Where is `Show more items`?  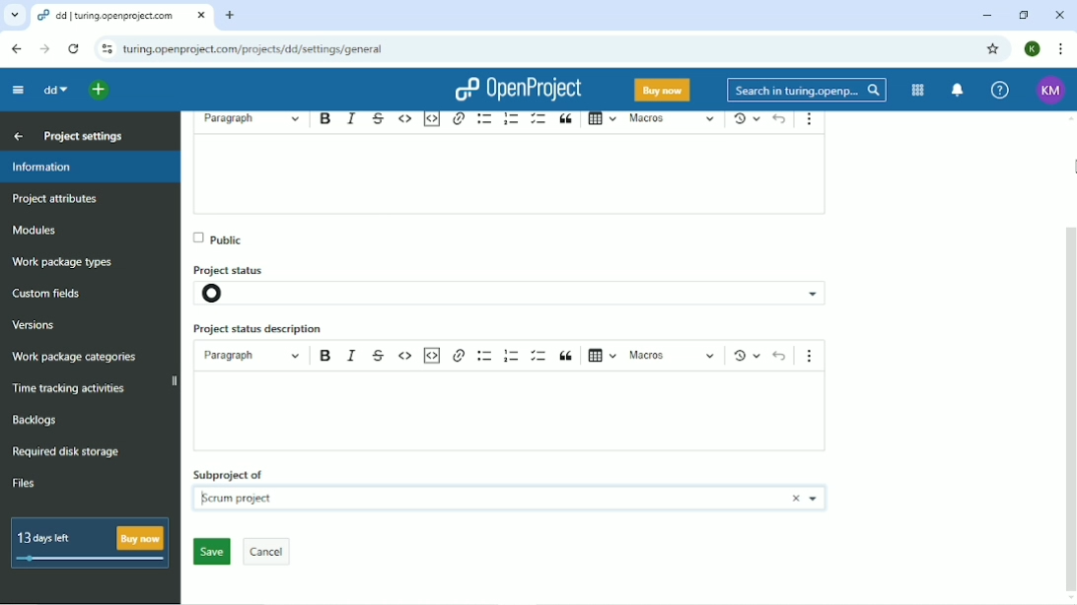
Show more items is located at coordinates (809, 120).